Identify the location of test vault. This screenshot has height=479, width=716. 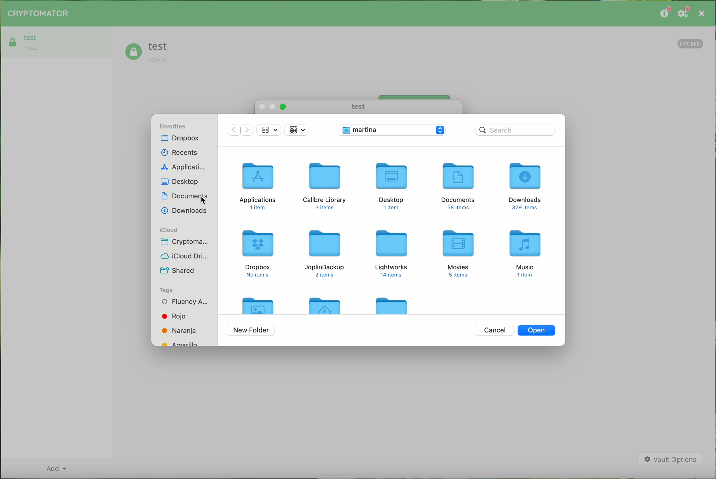
(56, 42).